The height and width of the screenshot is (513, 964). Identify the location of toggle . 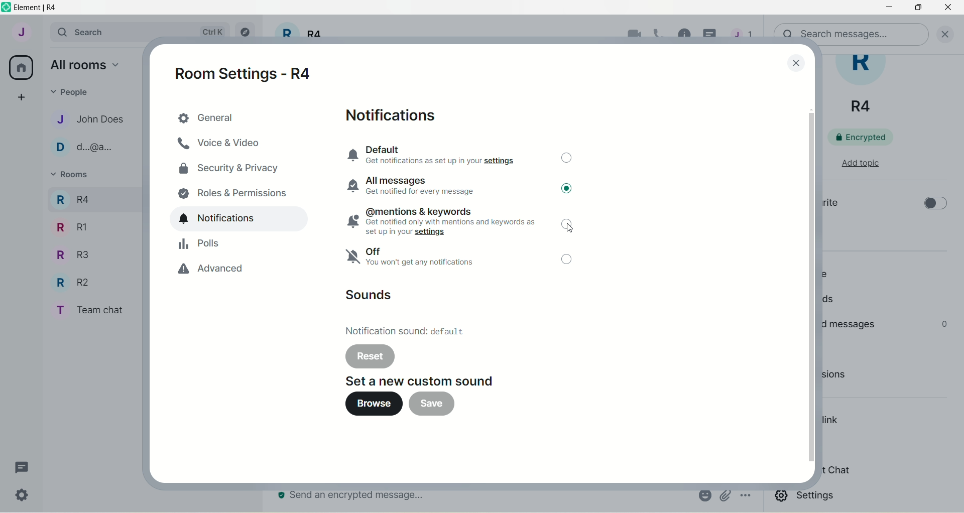
(567, 224).